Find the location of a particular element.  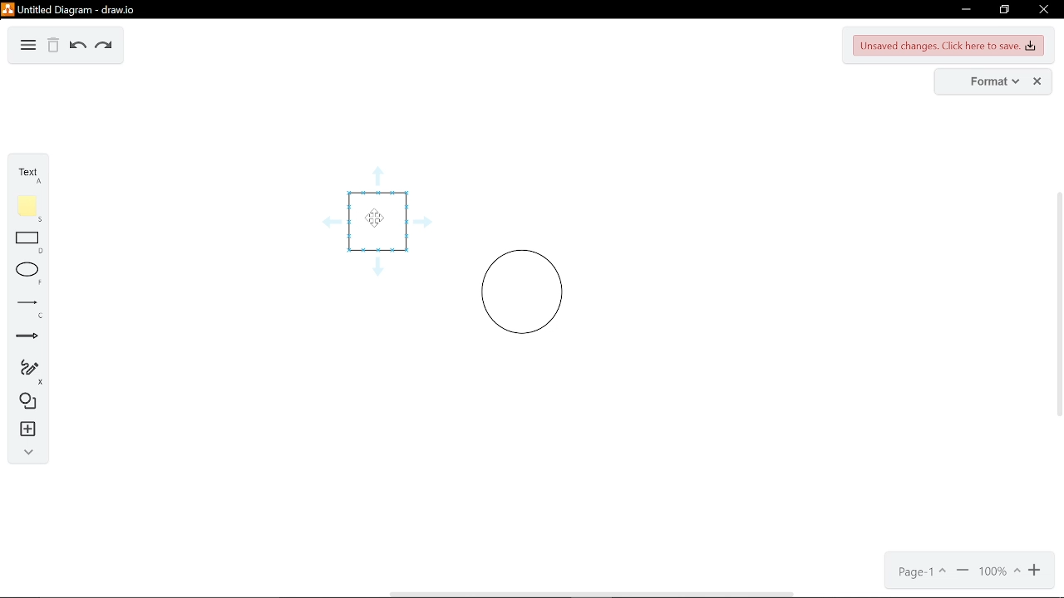

zoom out is located at coordinates (963, 572).